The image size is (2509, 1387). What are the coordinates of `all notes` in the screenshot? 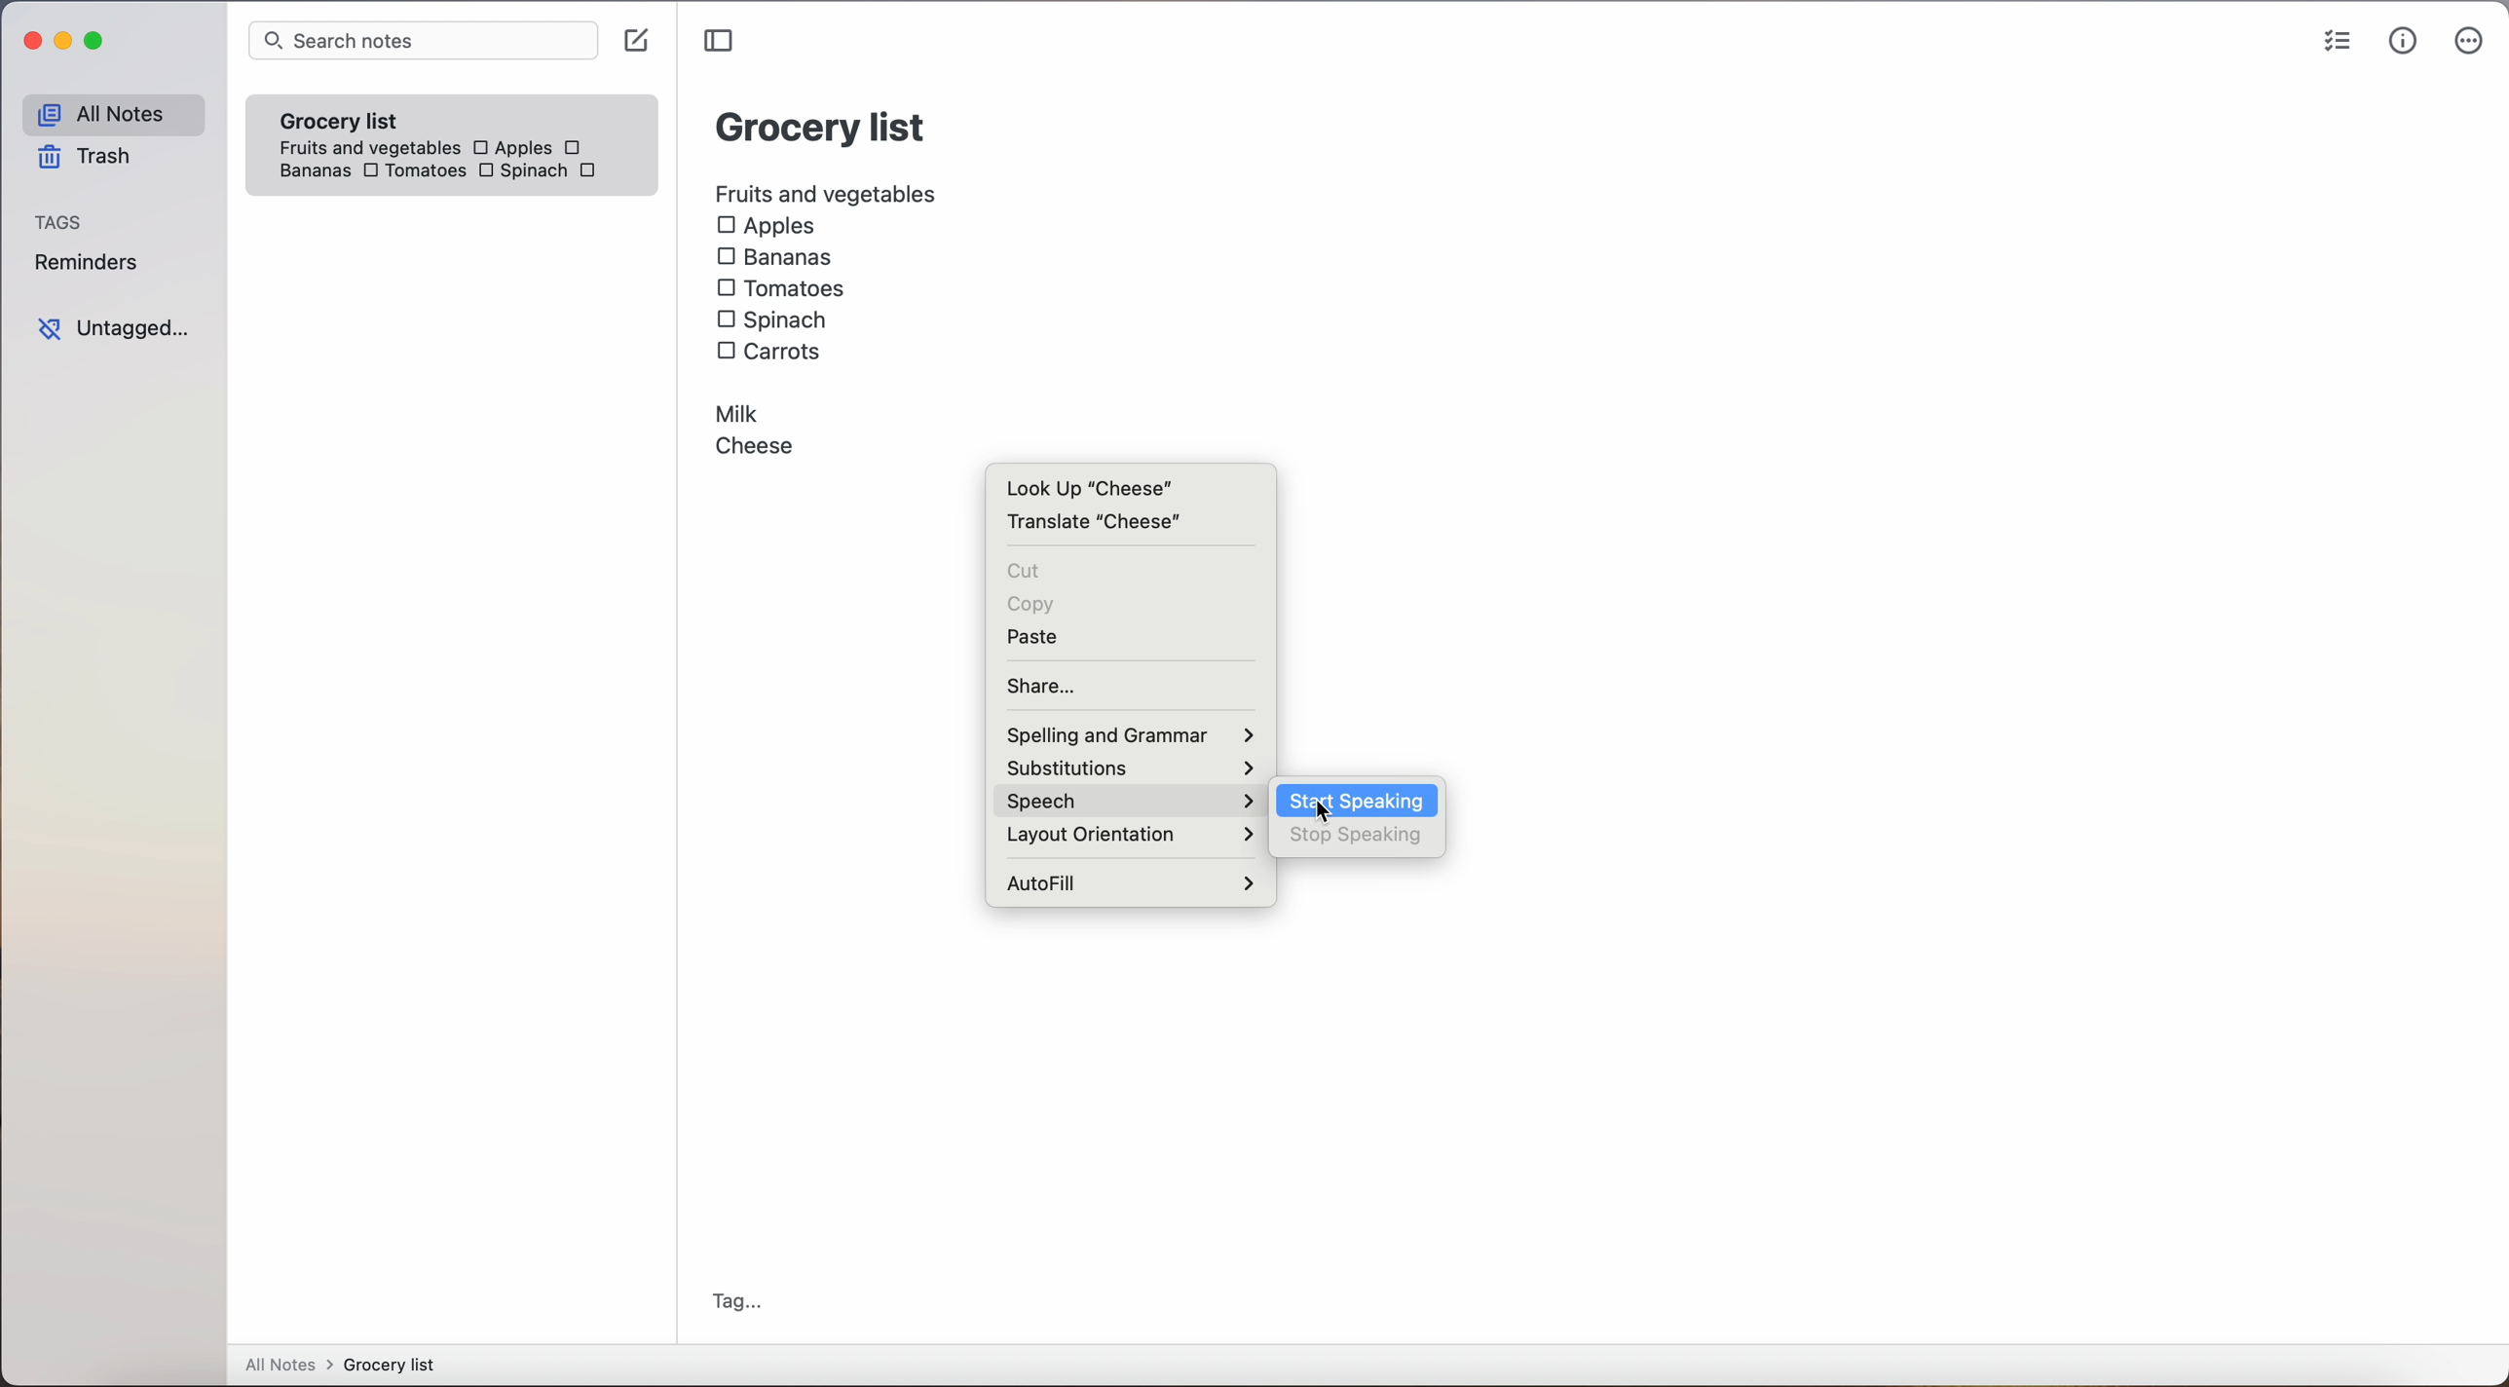 It's located at (110, 113).